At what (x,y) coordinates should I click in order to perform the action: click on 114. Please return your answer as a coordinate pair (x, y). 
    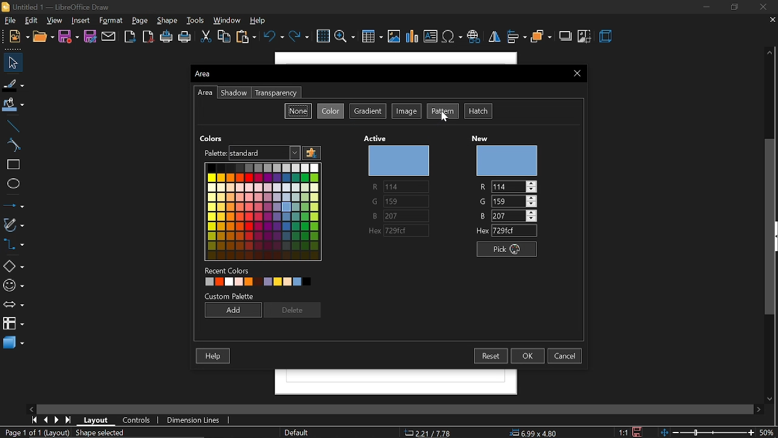
    Looking at the image, I should click on (514, 187).